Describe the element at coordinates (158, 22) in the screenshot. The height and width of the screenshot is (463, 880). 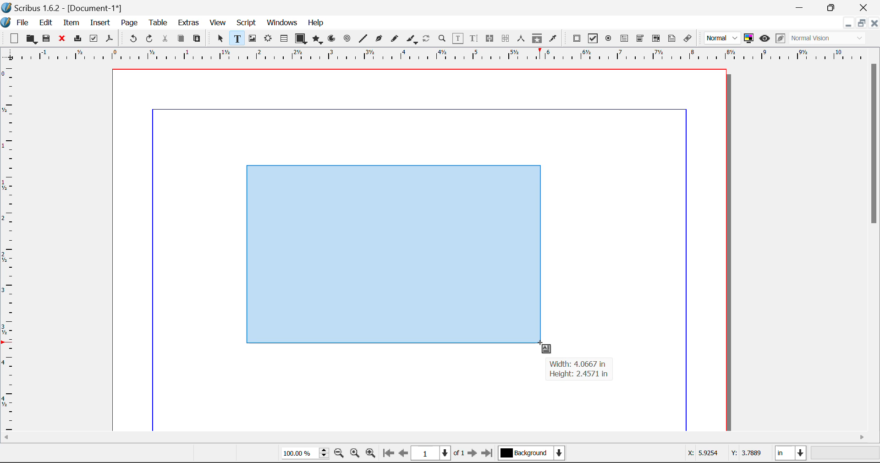
I see `Table` at that location.